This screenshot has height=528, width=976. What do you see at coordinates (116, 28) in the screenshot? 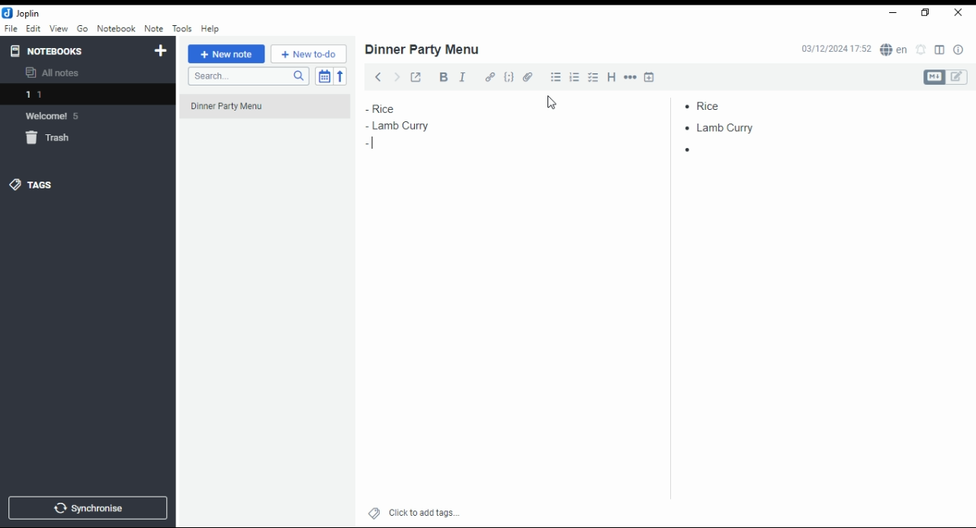
I see `notebook` at bounding box center [116, 28].